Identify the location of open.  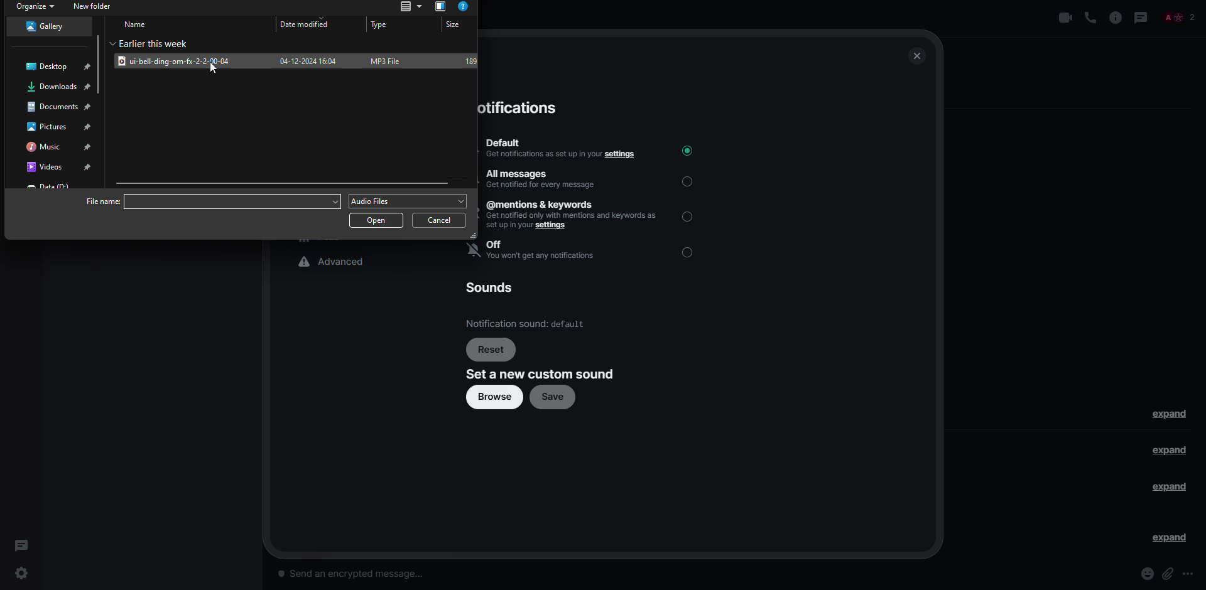
(378, 221).